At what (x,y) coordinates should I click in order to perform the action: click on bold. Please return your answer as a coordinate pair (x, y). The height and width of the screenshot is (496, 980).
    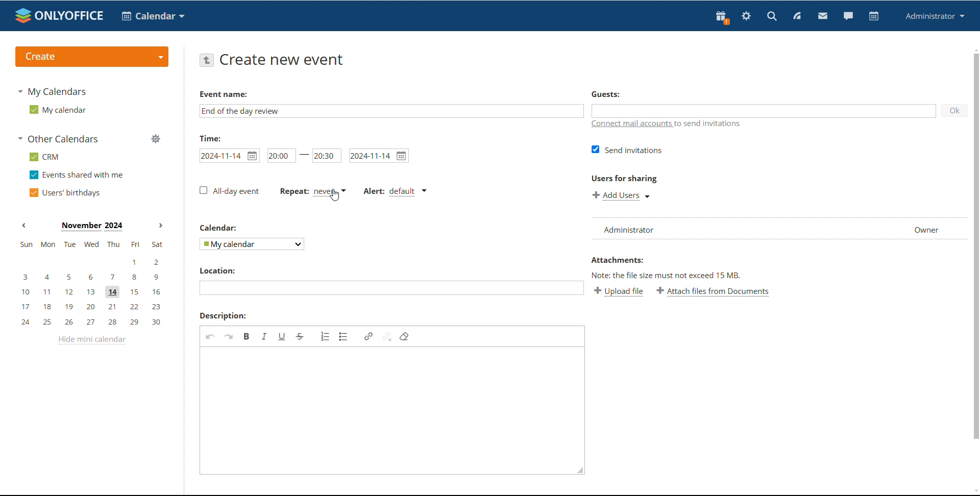
    Looking at the image, I should click on (247, 336).